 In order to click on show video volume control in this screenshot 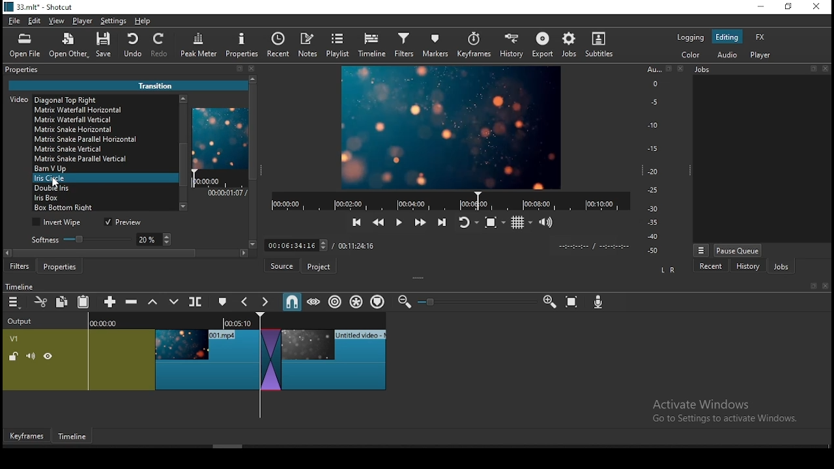, I will do `click(547, 218)`.